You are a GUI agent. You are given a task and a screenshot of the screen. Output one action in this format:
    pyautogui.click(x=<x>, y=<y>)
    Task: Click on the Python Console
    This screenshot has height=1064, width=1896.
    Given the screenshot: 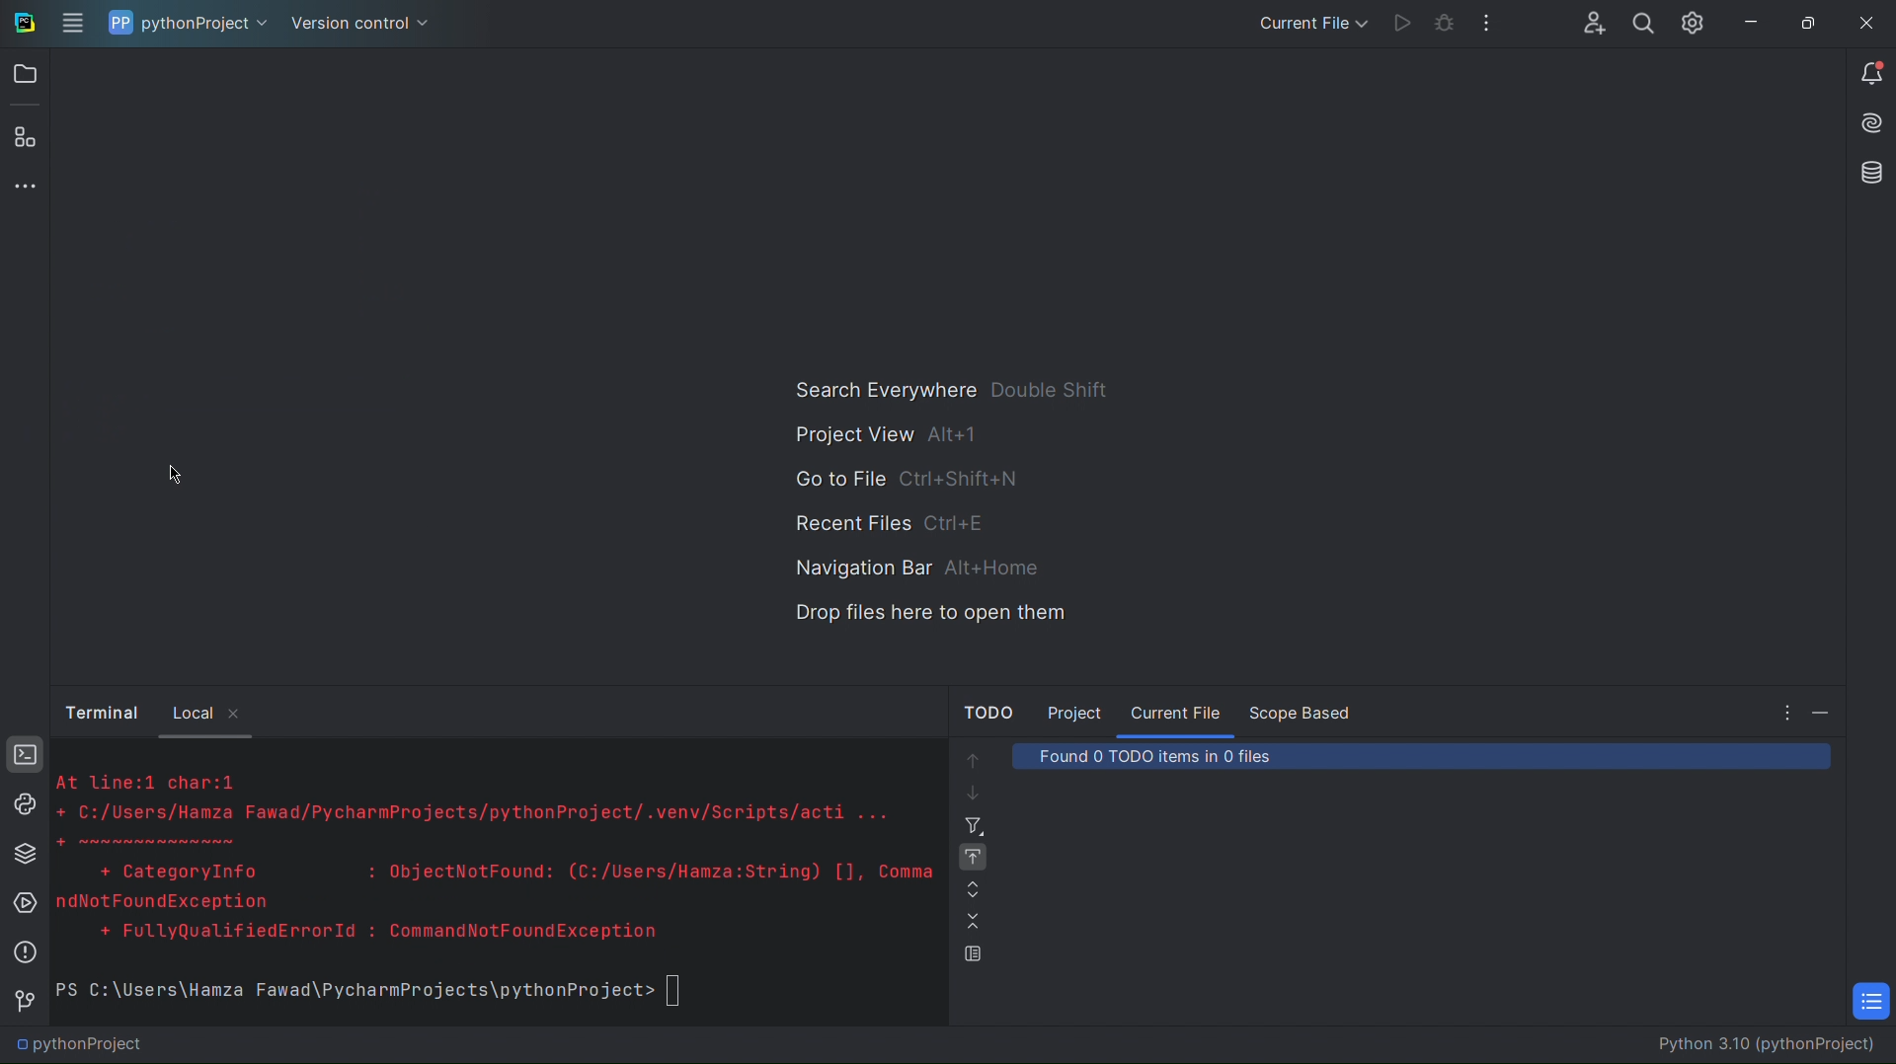 What is the action you would take?
    pyautogui.click(x=24, y=805)
    